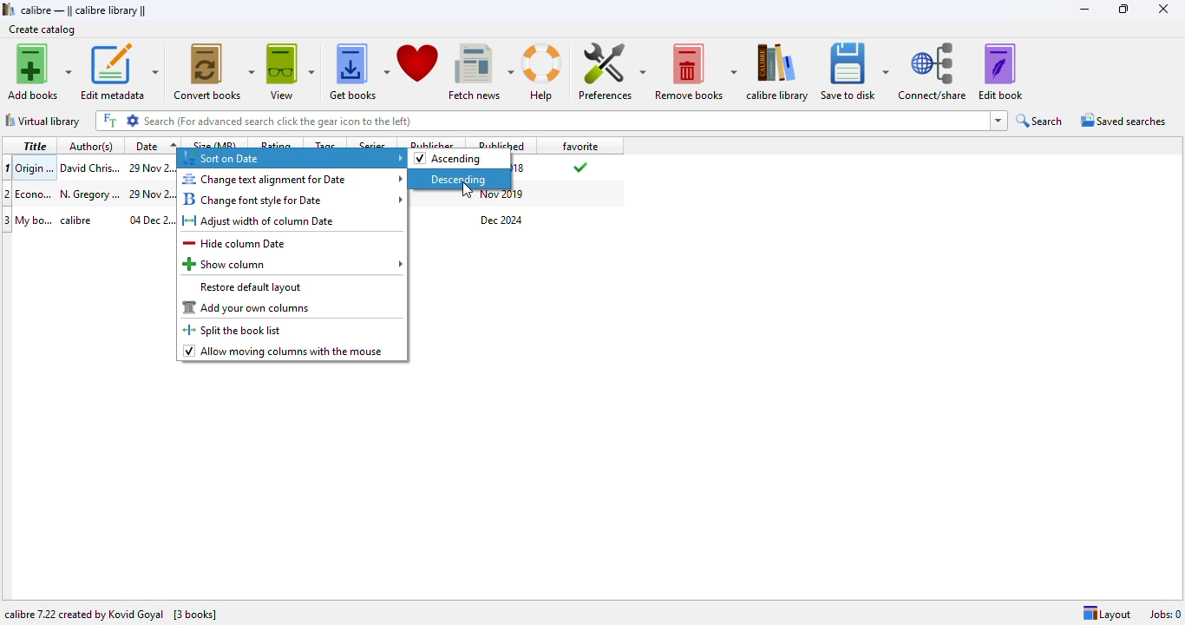 The height and width of the screenshot is (625, 1185). Describe the element at coordinates (1162, 9) in the screenshot. I see `close` at that location.